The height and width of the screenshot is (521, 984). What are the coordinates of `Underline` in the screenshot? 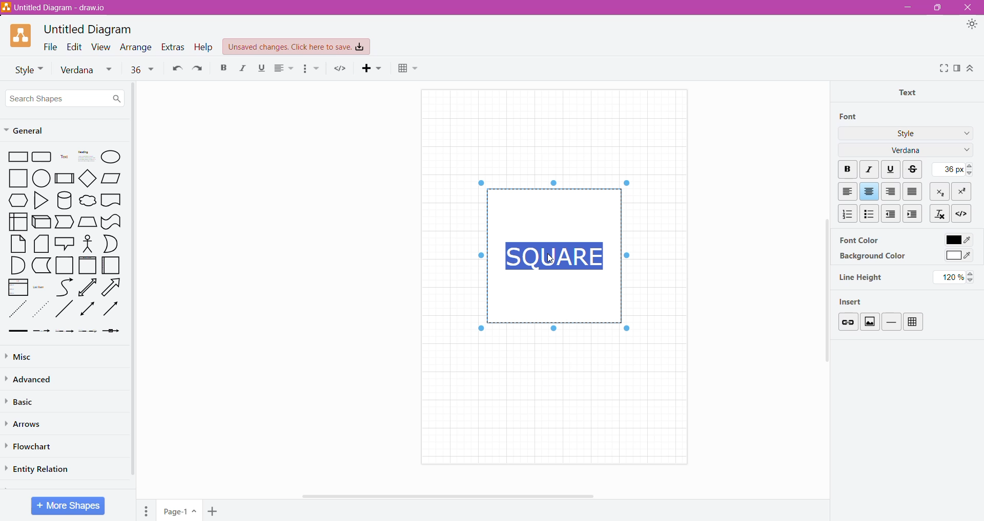 It's located at (891, 168).